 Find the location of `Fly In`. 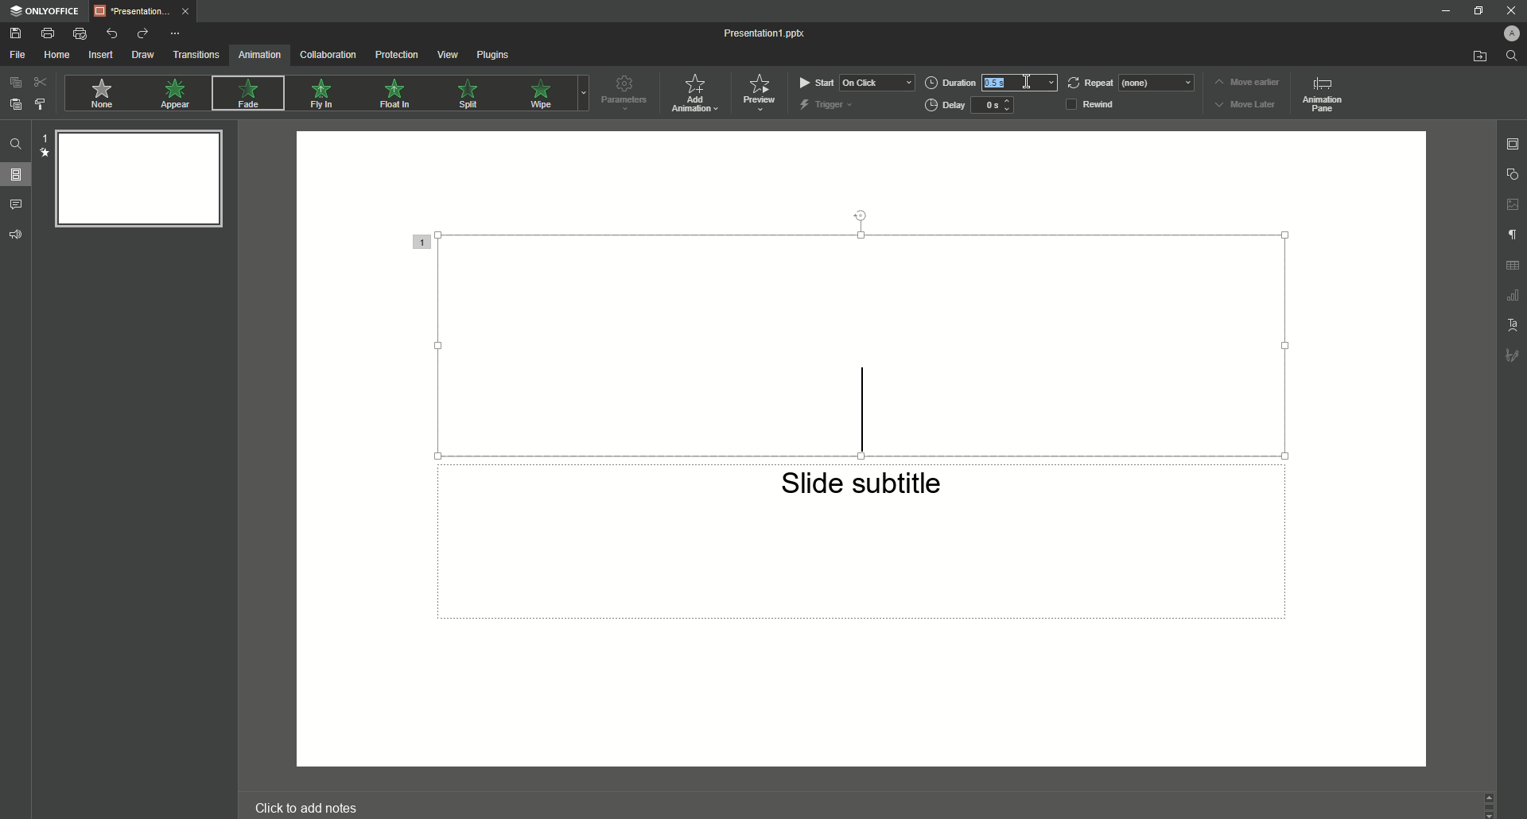

Fly In is located at coordinates (322, 93).